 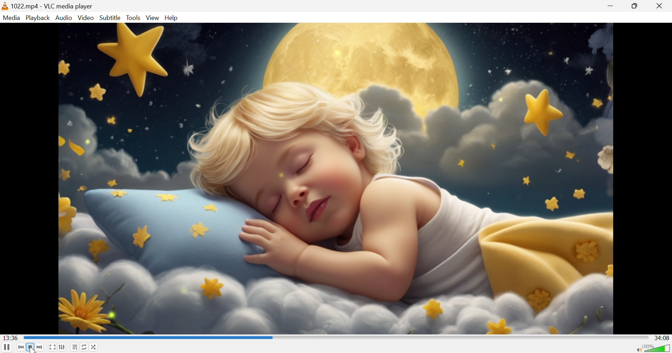 What do you see at coordinates (336, 179) in the screenshot?
I see `video` at bounding box center [336, 179].